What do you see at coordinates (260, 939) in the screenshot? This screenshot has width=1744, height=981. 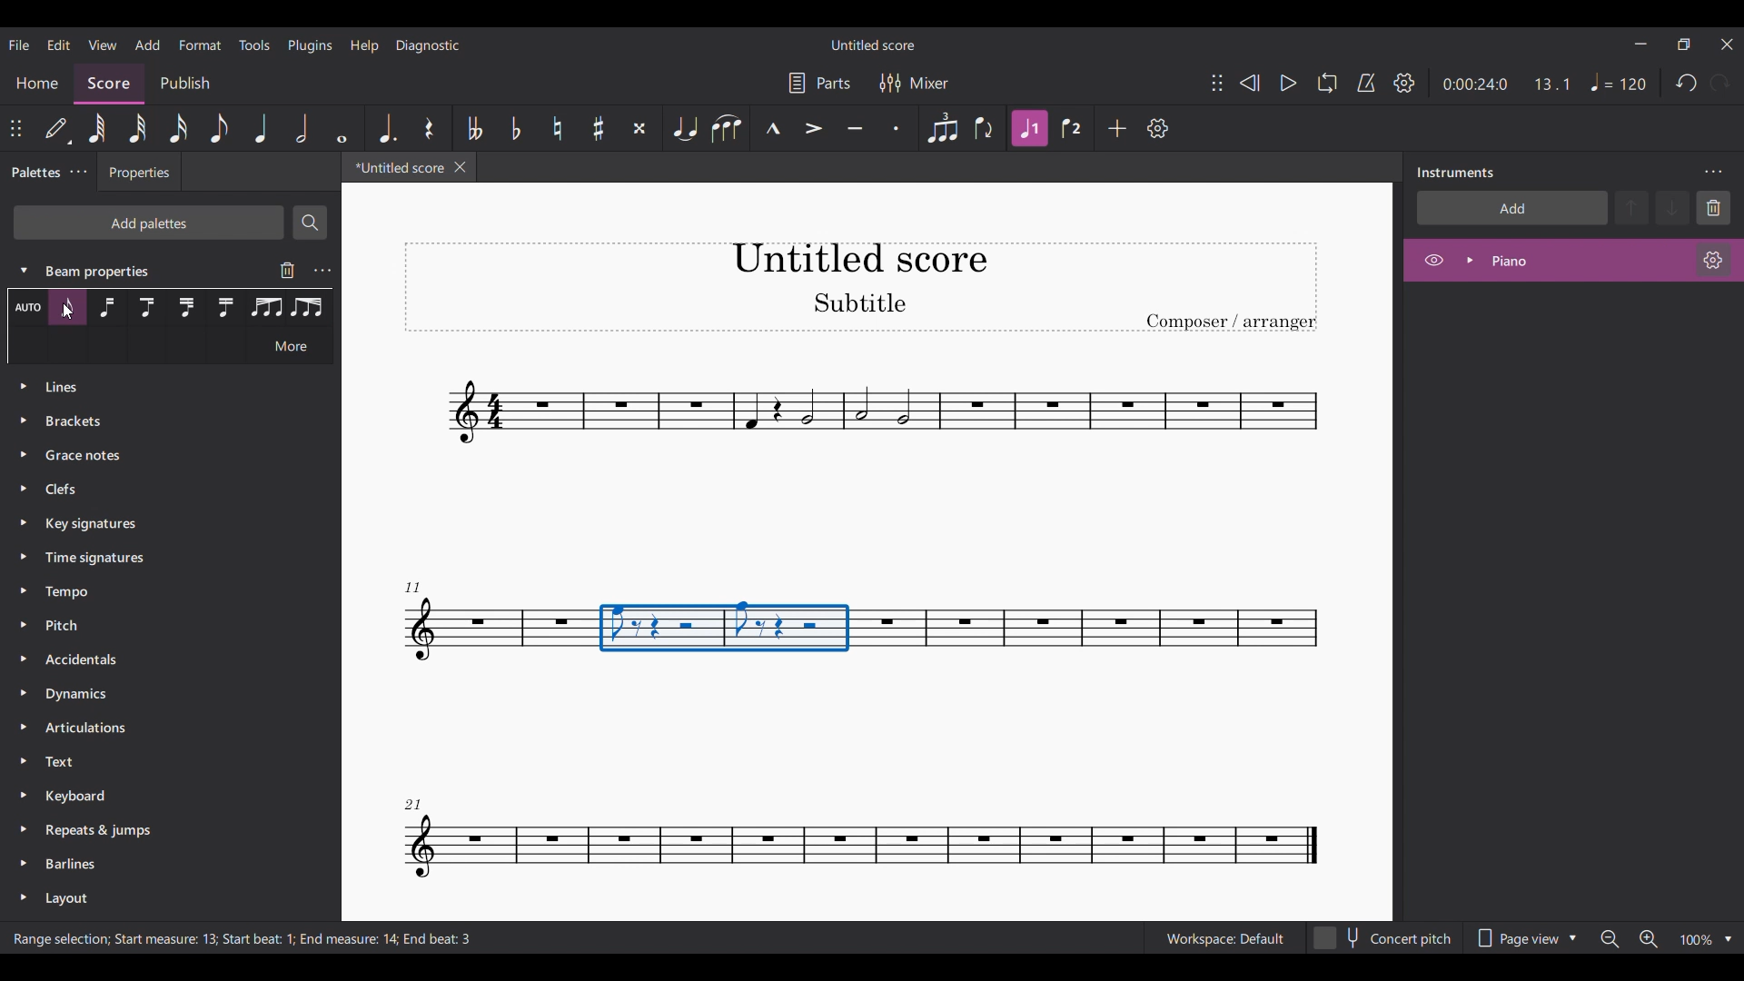 I see `Range selection; Start measure: 13; Start beat: 1; End measure: 14; End beat: 3` at bounding box center [260, 939].